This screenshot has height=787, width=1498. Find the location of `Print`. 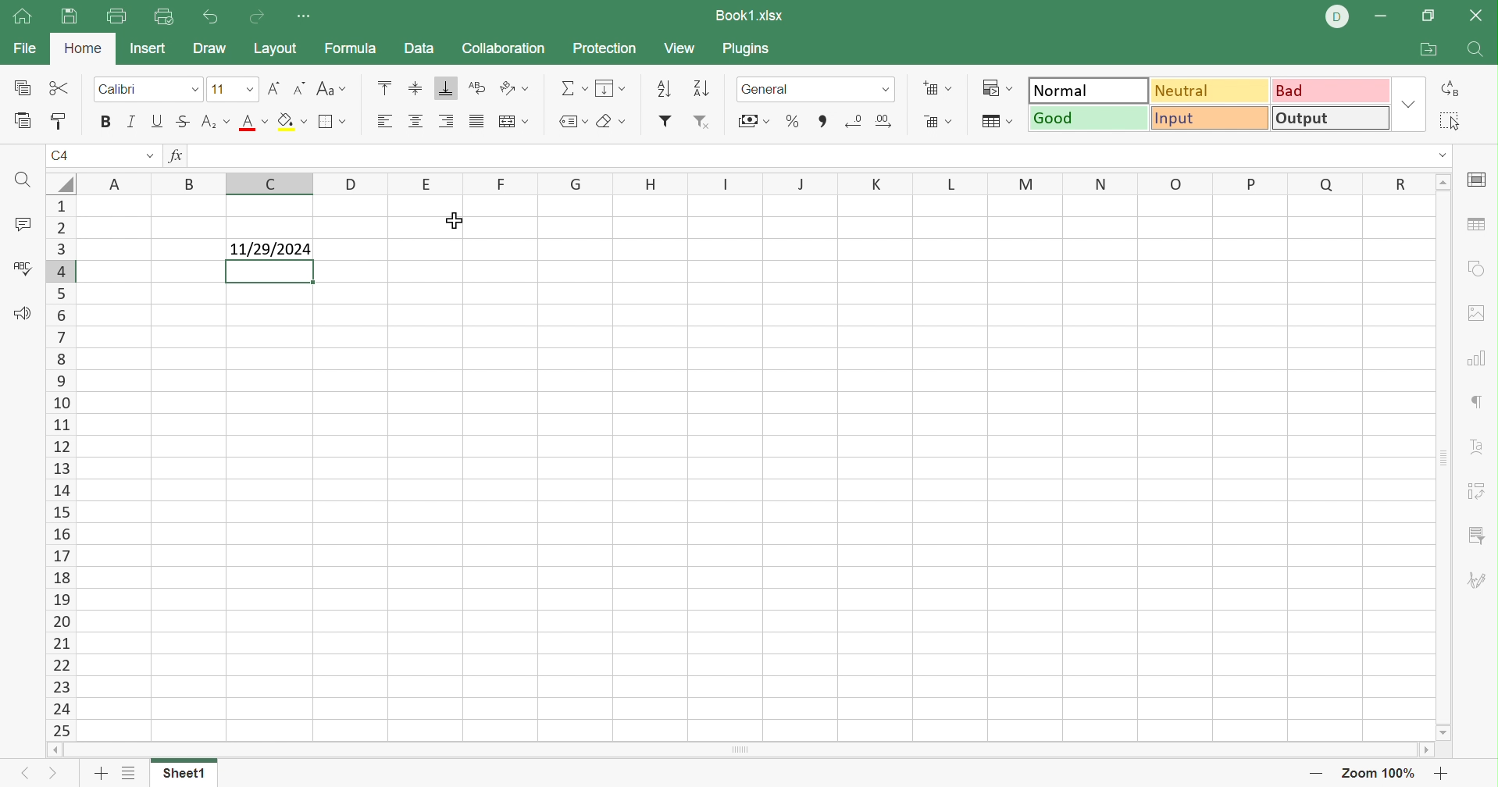

Print is located at coordinates (68, 17).